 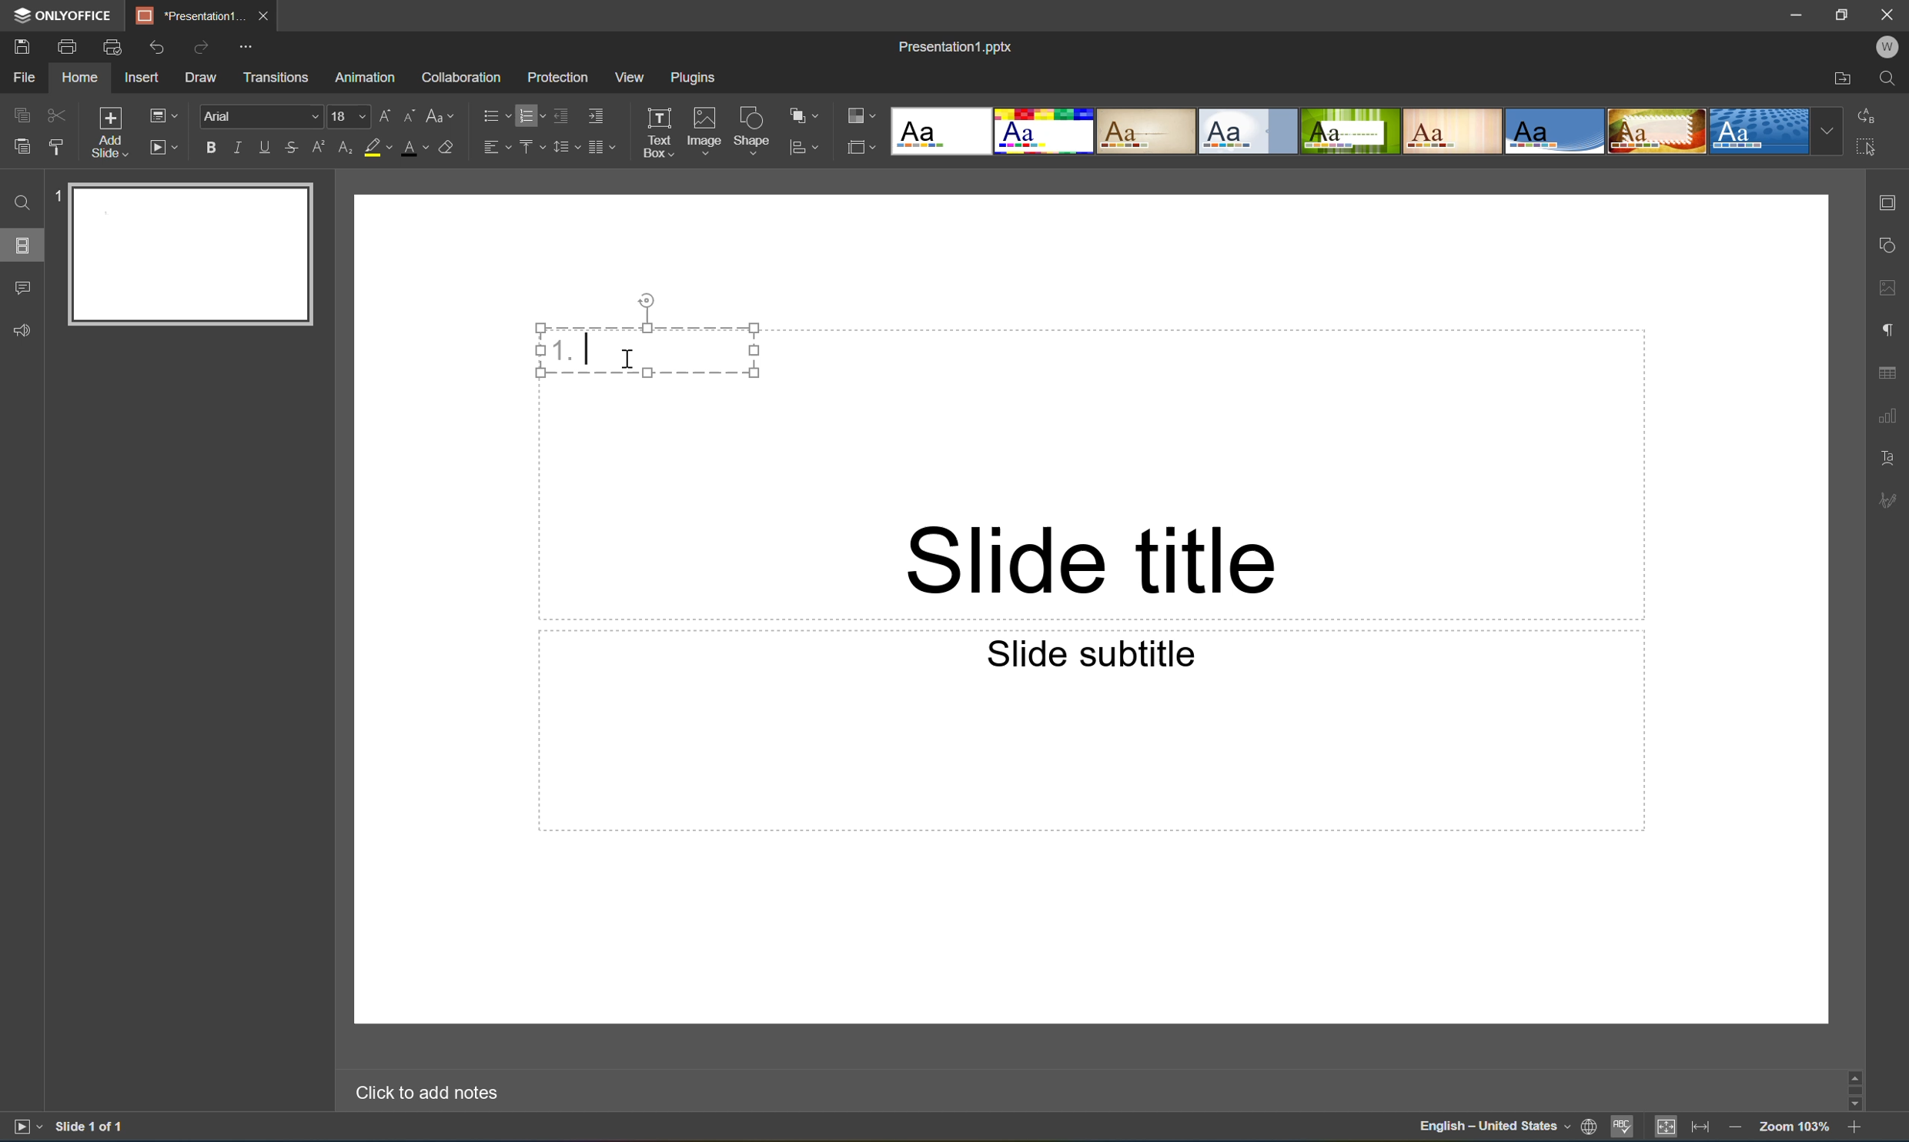 I want to click on Home, so click(x=82, y=77).